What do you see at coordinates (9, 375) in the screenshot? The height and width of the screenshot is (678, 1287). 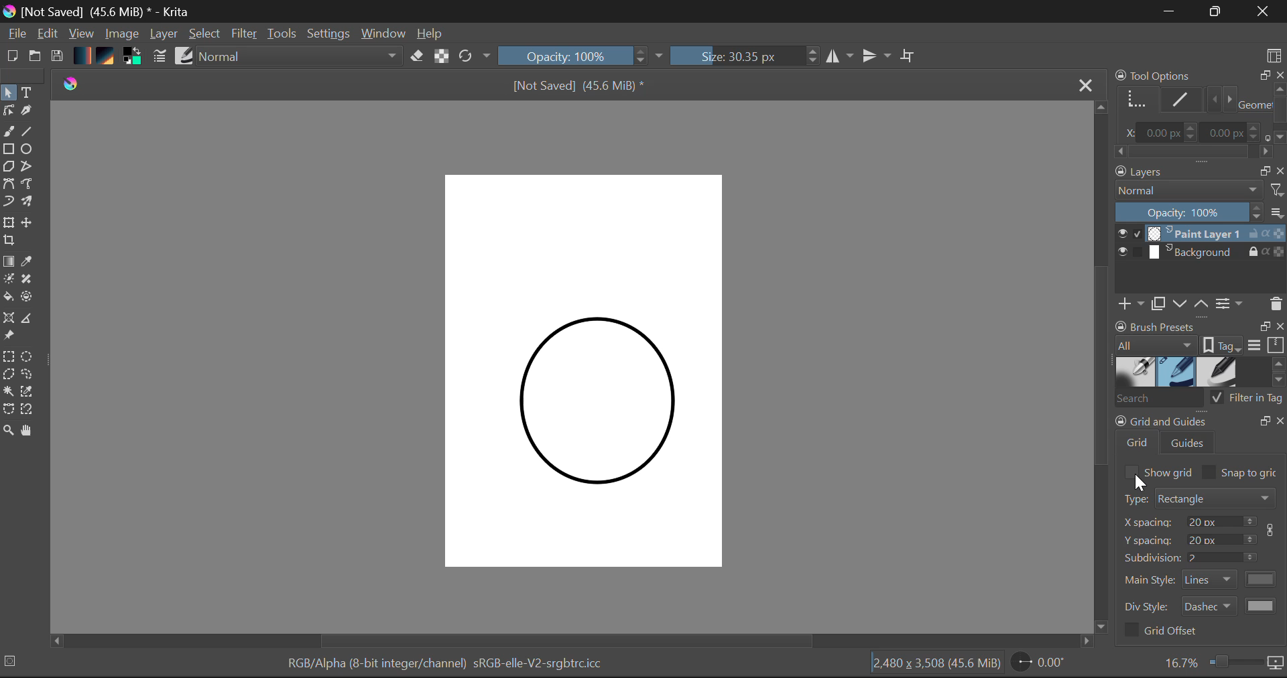 I see `Polygon Selection` at bounding box center [9, 375].